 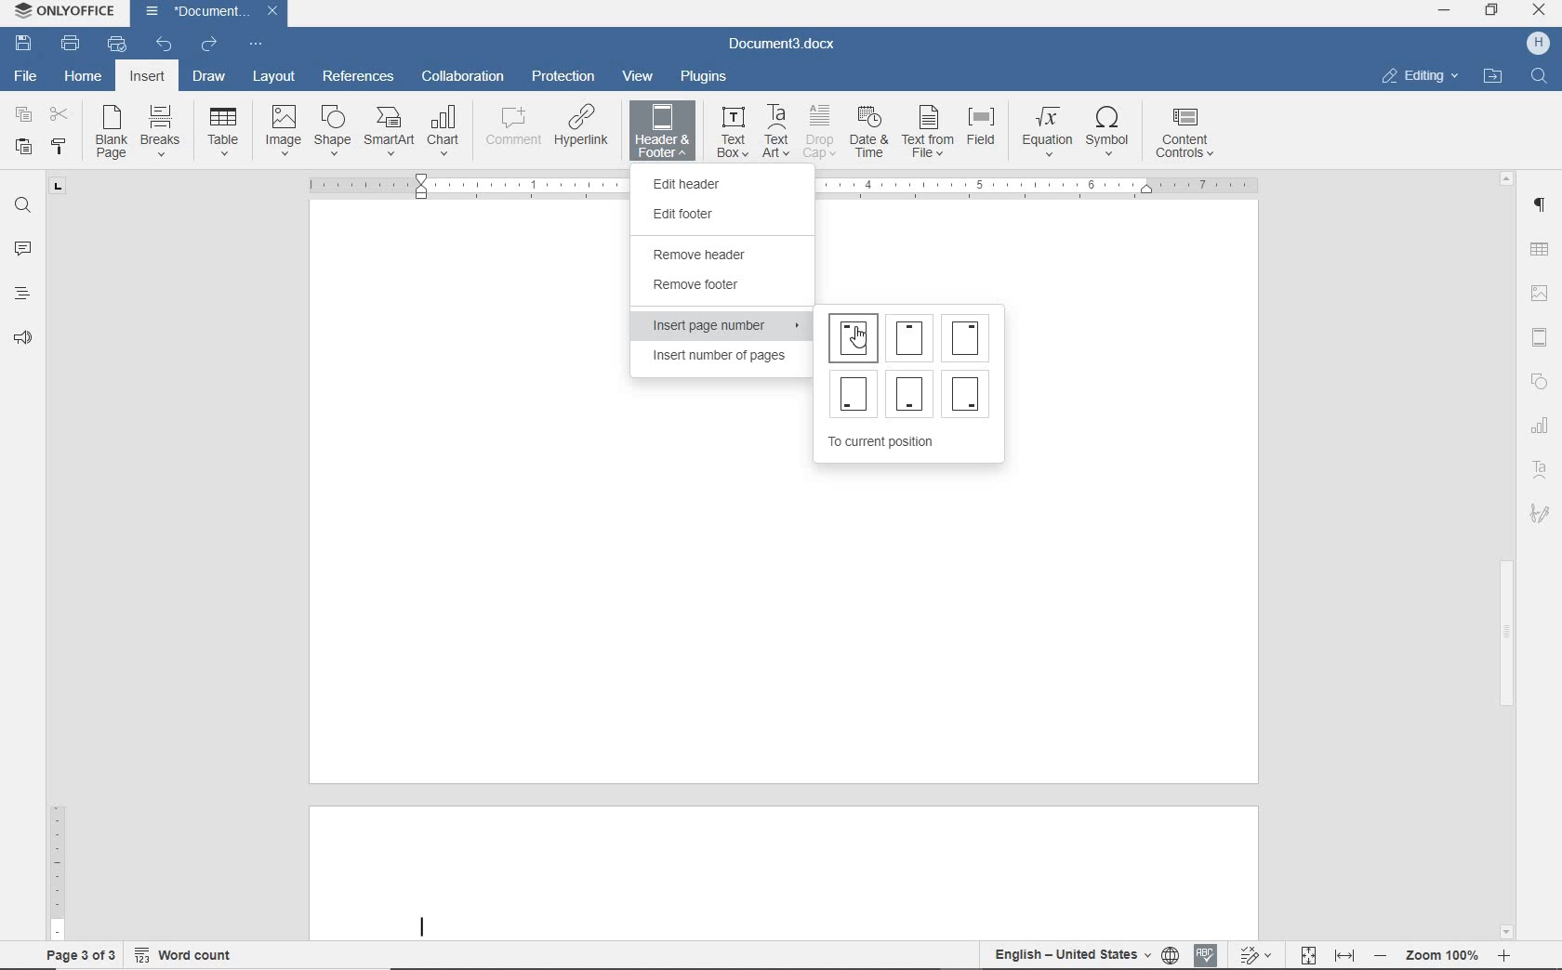 What do you see at coordinates (1505, 555) in the screenshot?
I see `SCROLLBAR` at bounding box center [1505, 555].